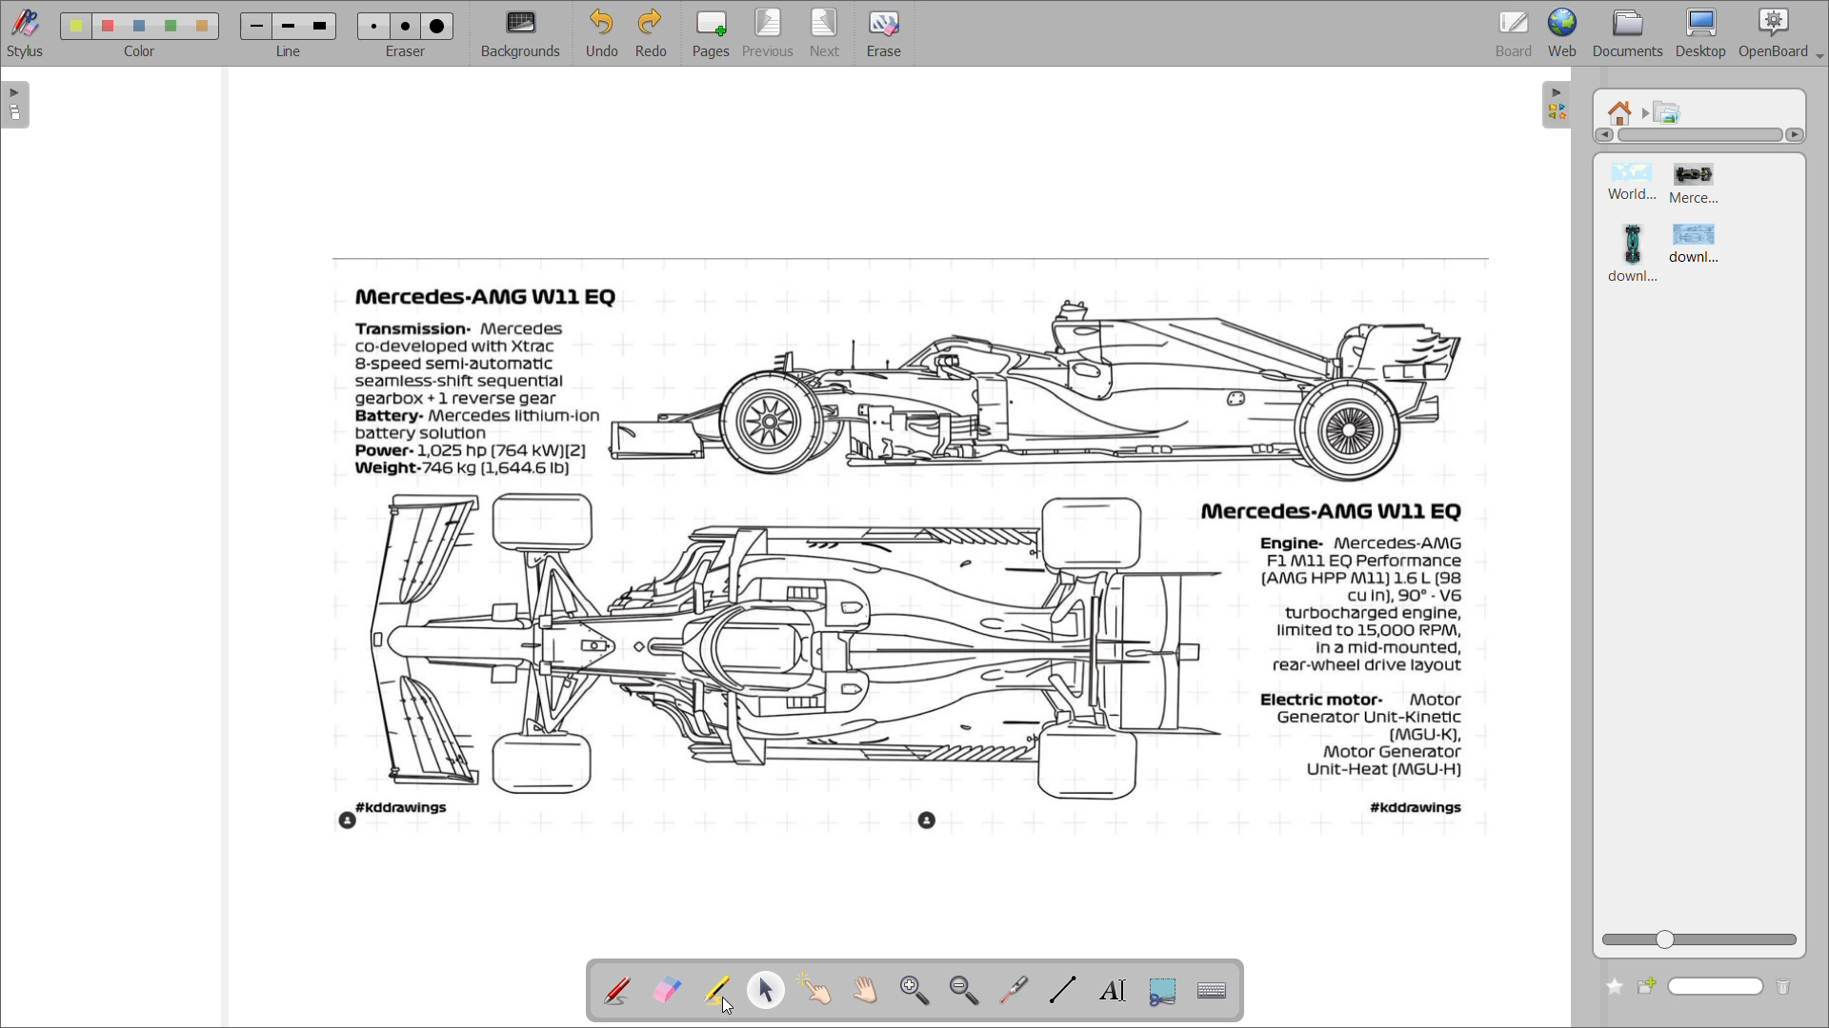 The image size is (1829, 1028). I want to click on zoom out, so click(964, 991).